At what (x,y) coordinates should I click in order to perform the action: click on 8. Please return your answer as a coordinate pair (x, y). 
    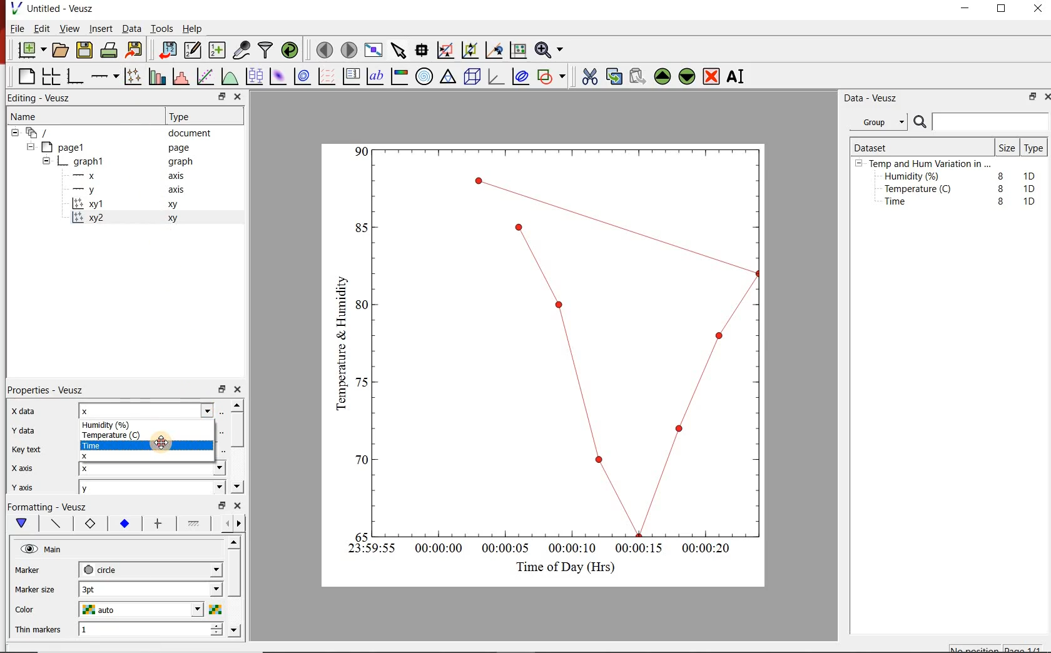
    Looking at the image, I should click on (998, 188).